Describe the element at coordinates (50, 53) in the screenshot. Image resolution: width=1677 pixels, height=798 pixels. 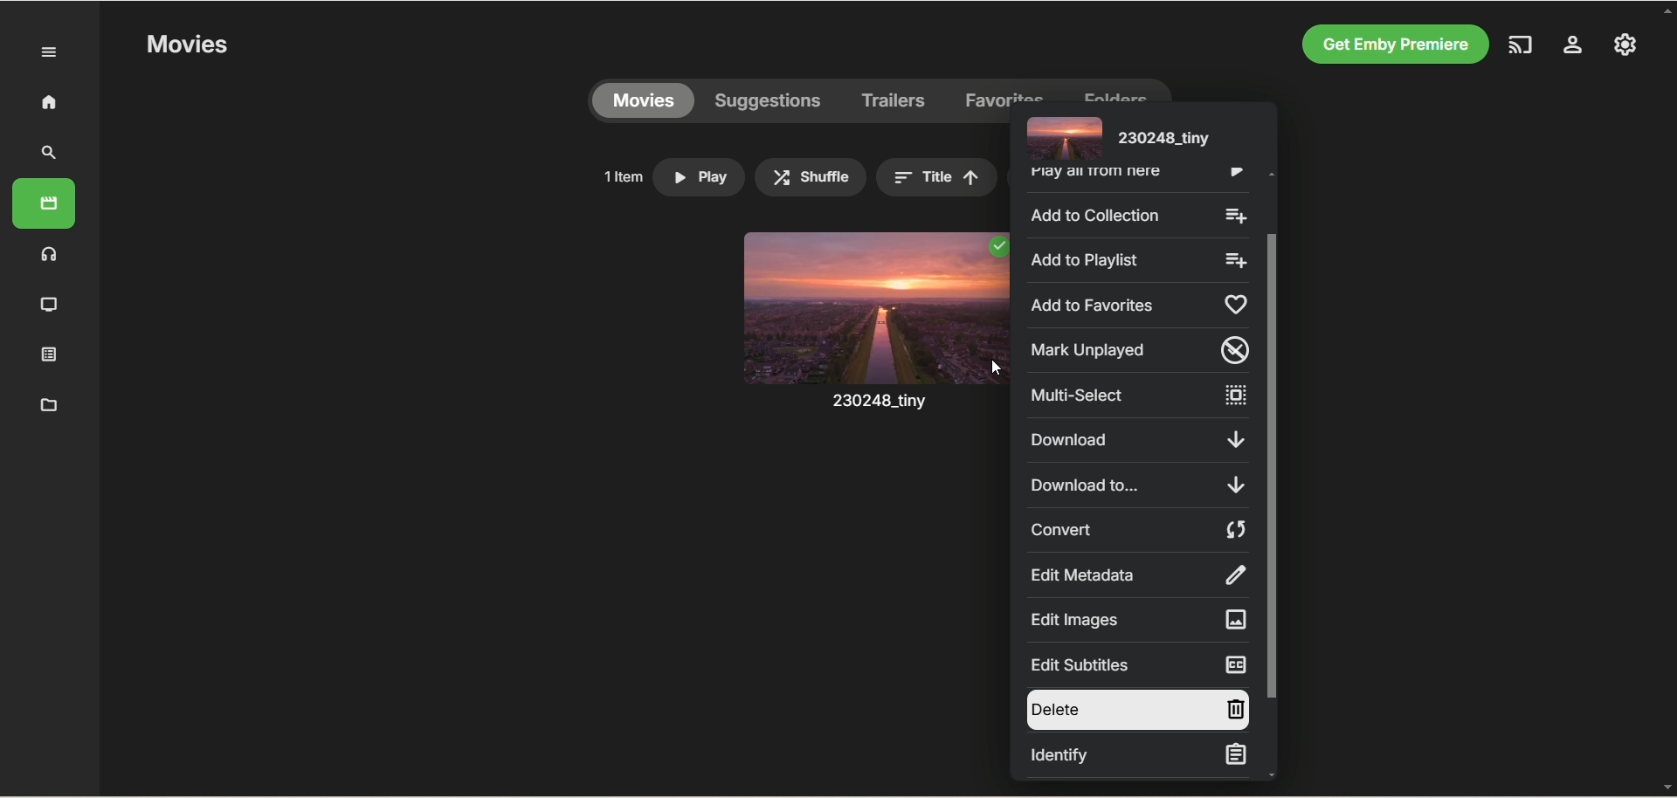
I see `Expand` at that location.